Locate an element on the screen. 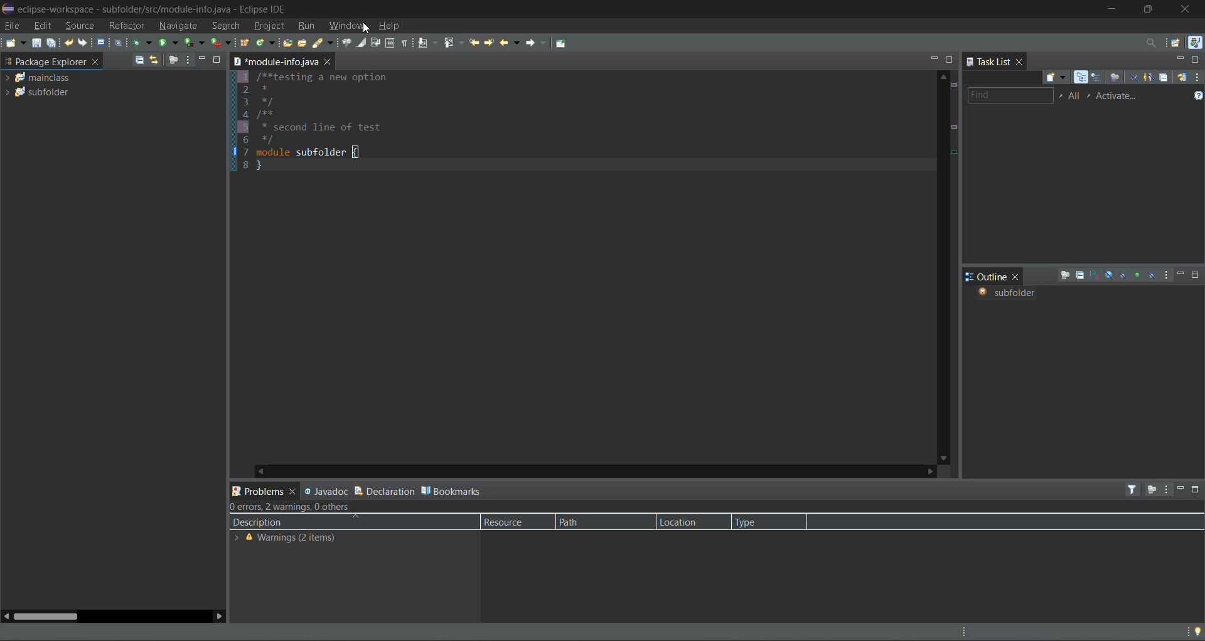 The width and height of the screenshot is (1205, 641). maximize is located at coordinates (1197, 61).